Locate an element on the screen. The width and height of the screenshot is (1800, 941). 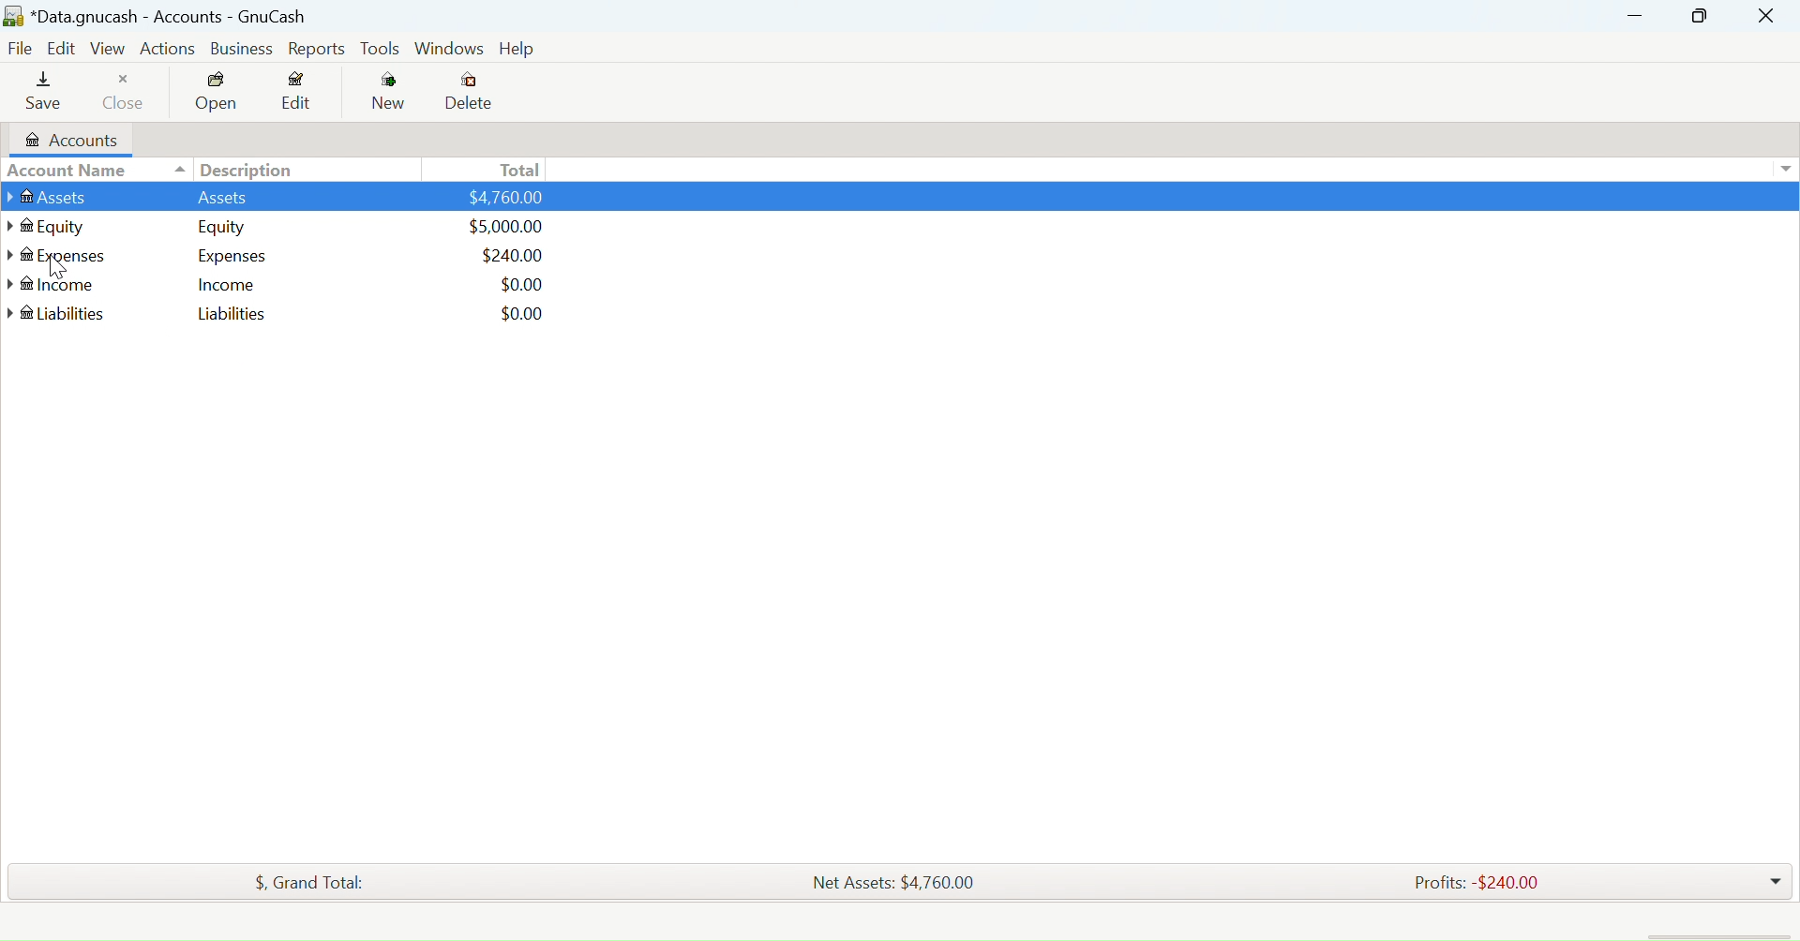
Account Name is located at coordinates (67, 170).